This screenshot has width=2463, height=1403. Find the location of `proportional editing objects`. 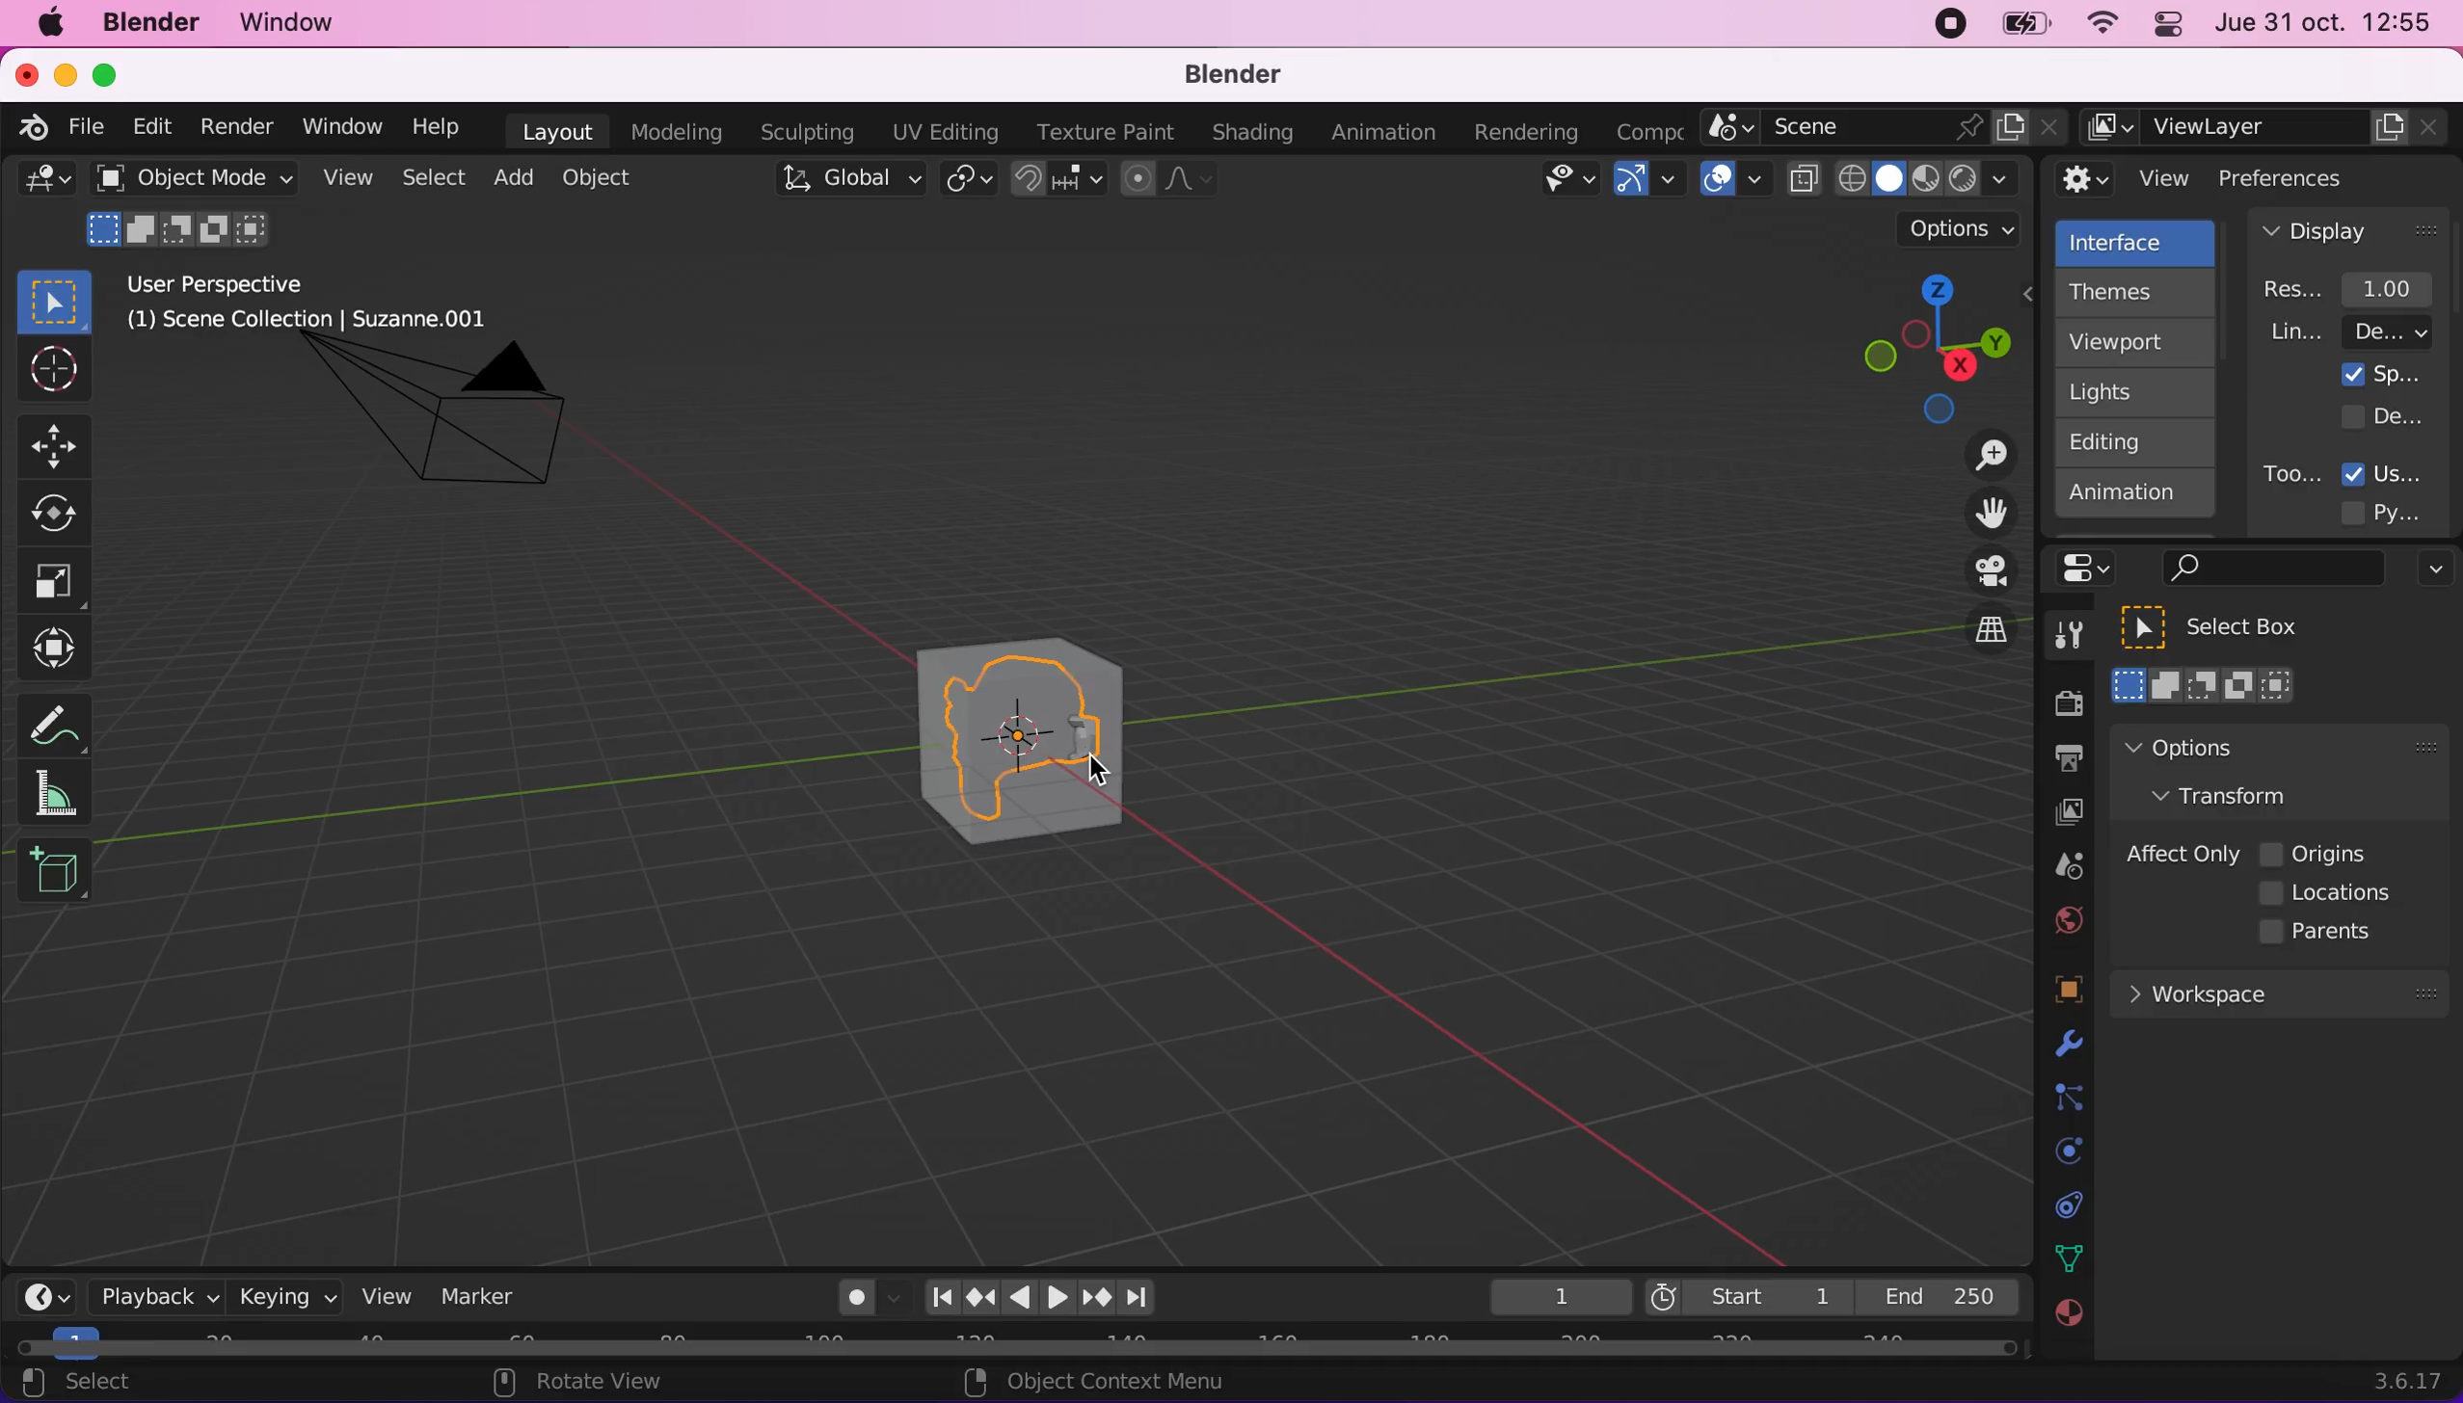

proportional editing objects is located at coordinates (1170, 181).